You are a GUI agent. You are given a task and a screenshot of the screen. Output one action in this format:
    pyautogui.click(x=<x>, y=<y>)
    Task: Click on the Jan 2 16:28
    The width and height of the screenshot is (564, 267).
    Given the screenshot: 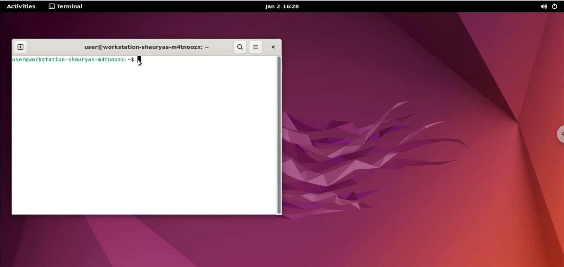 What is the action you would take?
    pyautogui.click(x=284, y=7)
    